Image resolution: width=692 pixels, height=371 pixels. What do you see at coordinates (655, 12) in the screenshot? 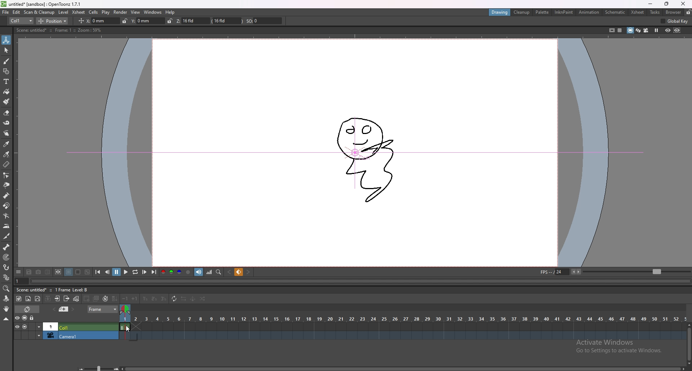
I see `tasks` at bounding box center [655, 12].